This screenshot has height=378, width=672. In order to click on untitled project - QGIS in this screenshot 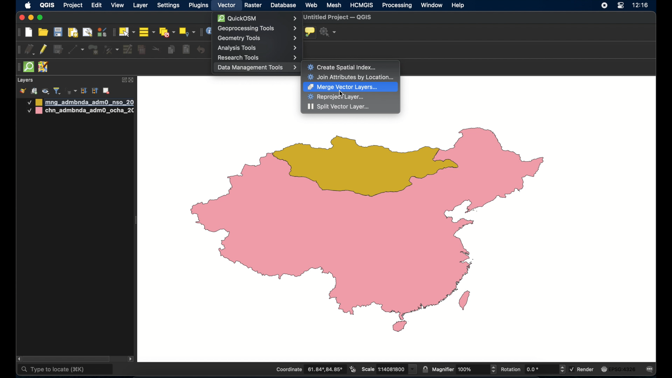, I will do `click(339, 17)`.